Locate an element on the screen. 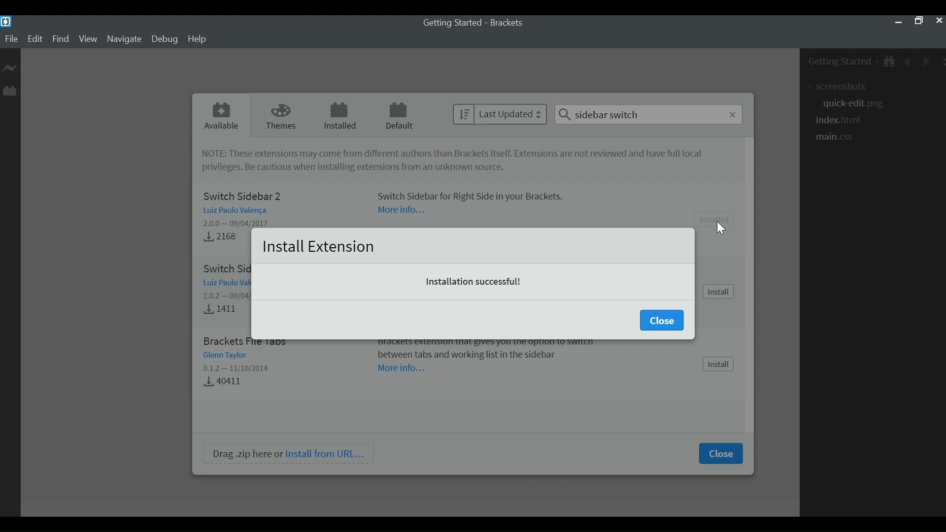 Image resolution: width=946 pixels, height=532 pixels. Navigate Back is located at coordinates (909, 61).